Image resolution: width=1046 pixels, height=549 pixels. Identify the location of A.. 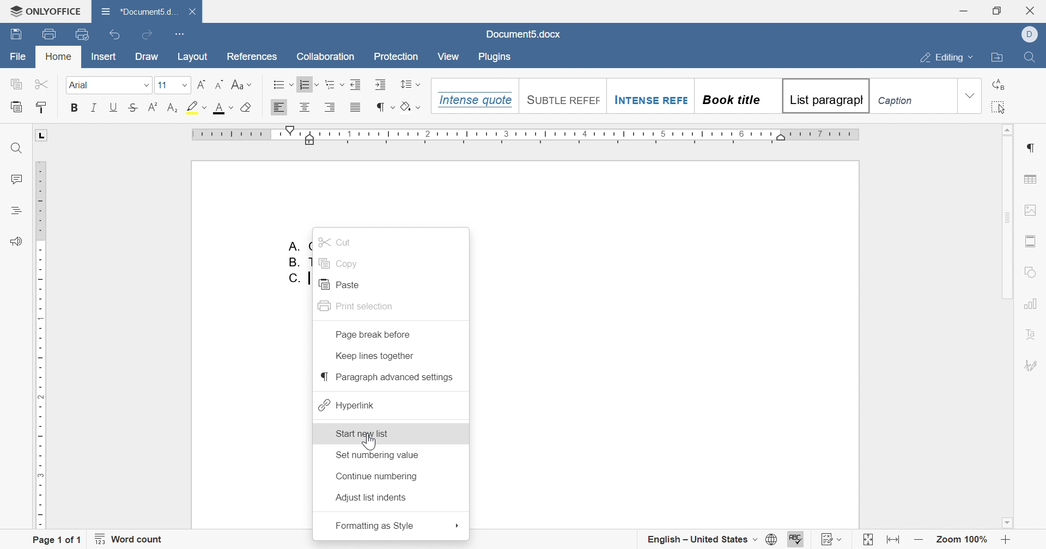
(293, 246).